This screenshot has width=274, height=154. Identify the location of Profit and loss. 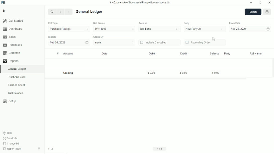
(17, 77).